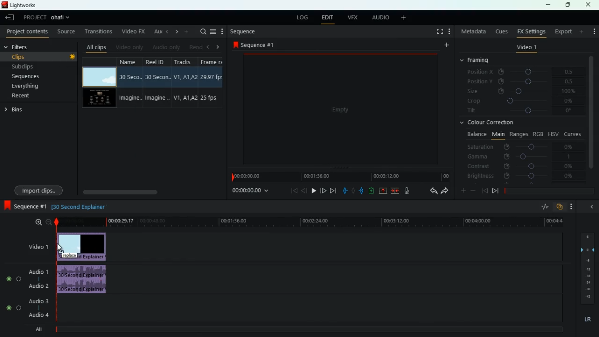  Describe the element at coordinates (498, 133) in the screenshot. I see `main` at that location.